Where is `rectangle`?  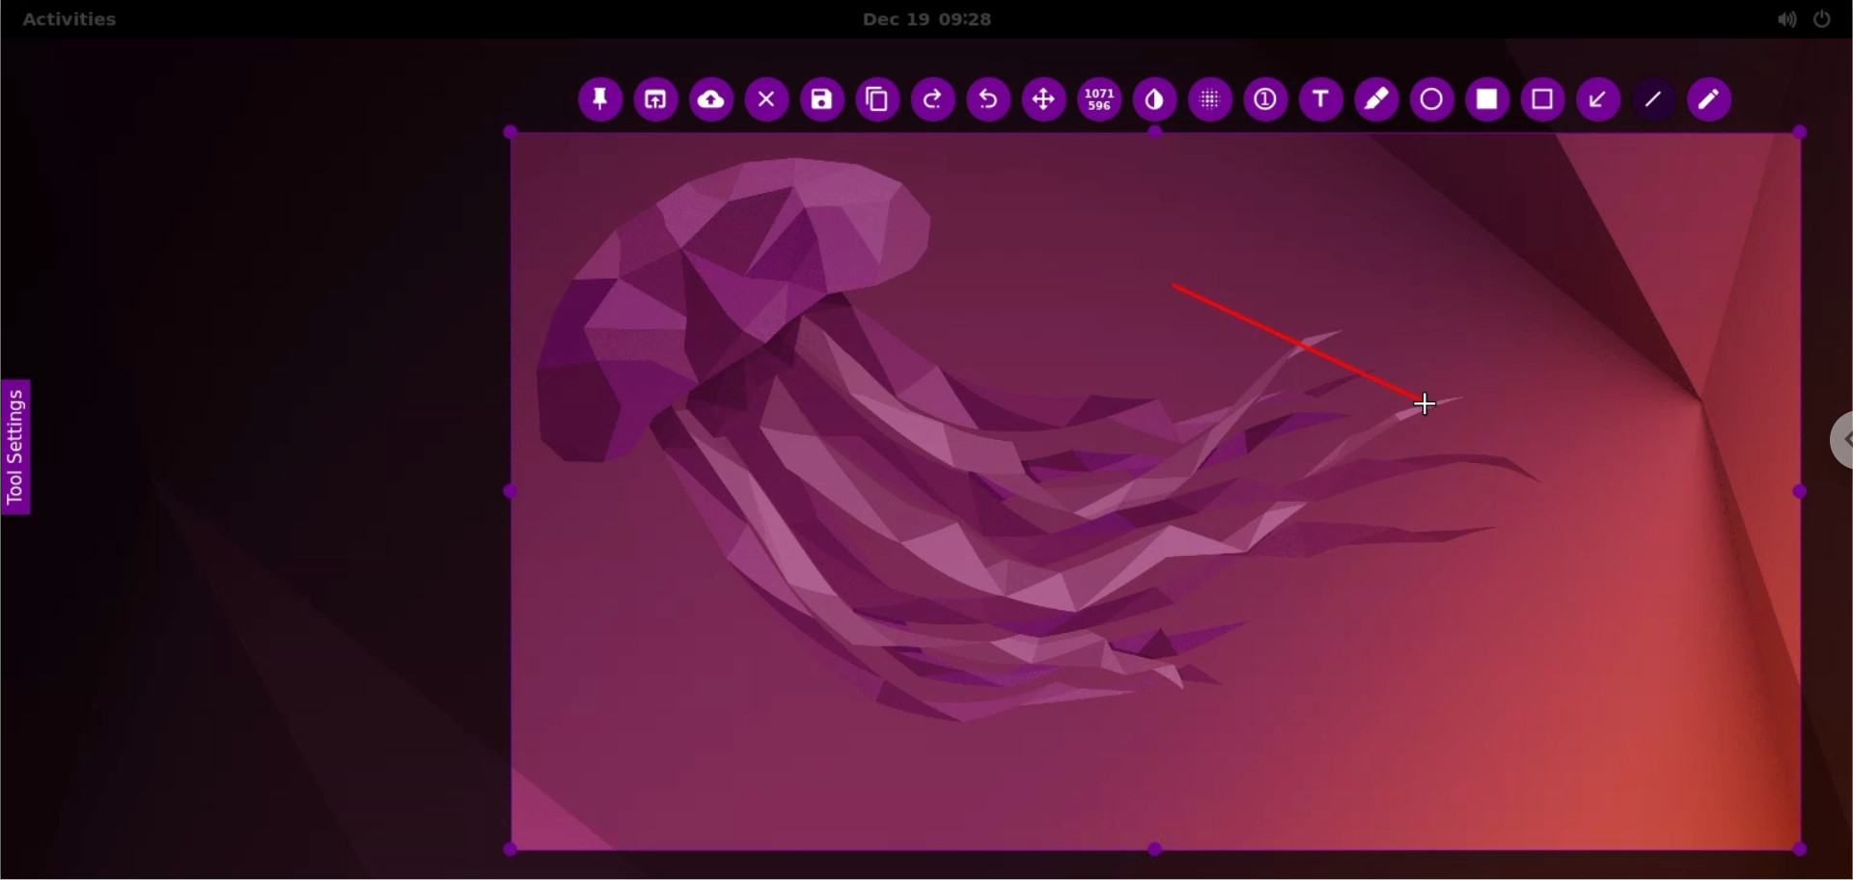 rectangle is located at coordinates (1539, 99).